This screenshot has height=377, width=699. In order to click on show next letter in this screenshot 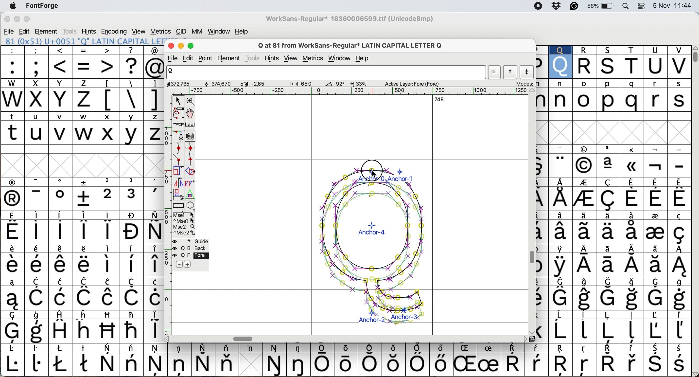, I will do `click(528, 73)`.